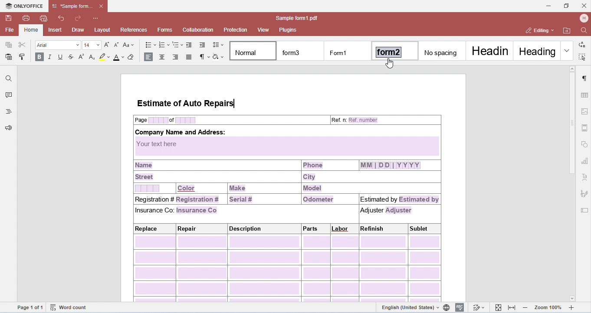  I want to click on spelling, so click(460, 307).